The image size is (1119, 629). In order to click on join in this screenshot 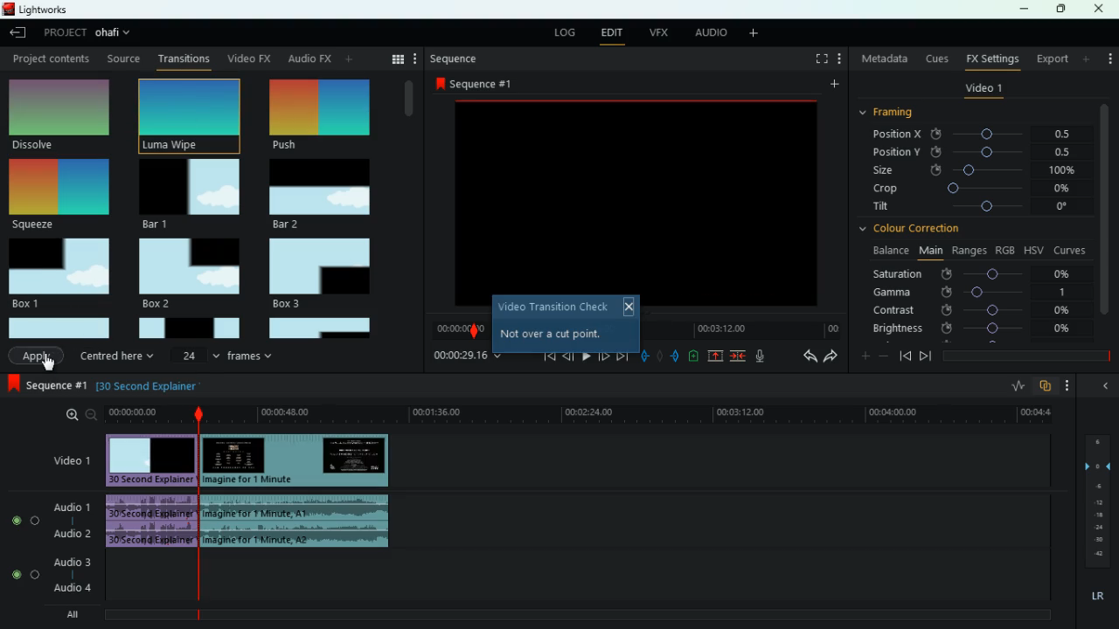, I will do `click(737, 356)`.